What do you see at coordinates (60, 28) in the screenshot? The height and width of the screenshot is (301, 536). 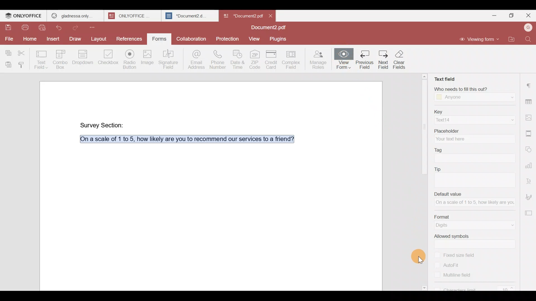 I see `Undo` at bounding box center [60, 28].